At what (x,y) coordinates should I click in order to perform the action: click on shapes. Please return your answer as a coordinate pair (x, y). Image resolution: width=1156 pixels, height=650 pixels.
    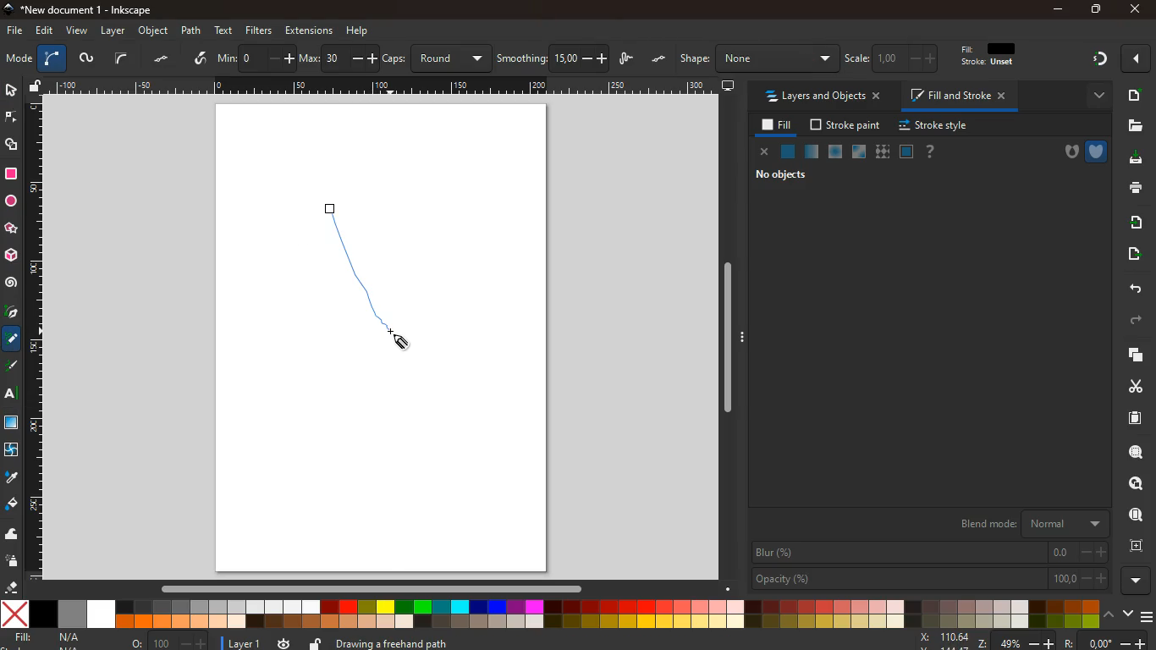
    Looking at the image, I should click on (13, 146).